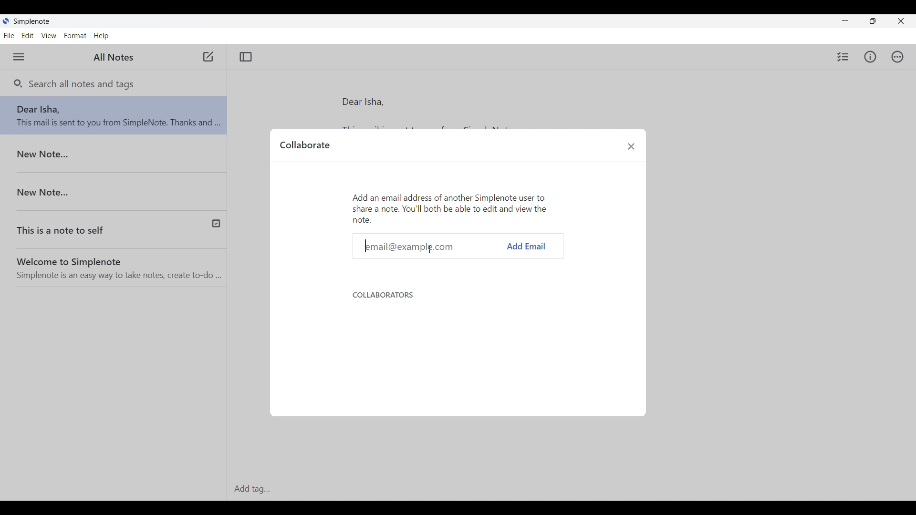  Describe the element at coordinates (18, 57) in the screenshot. I see `Menu` at that location.